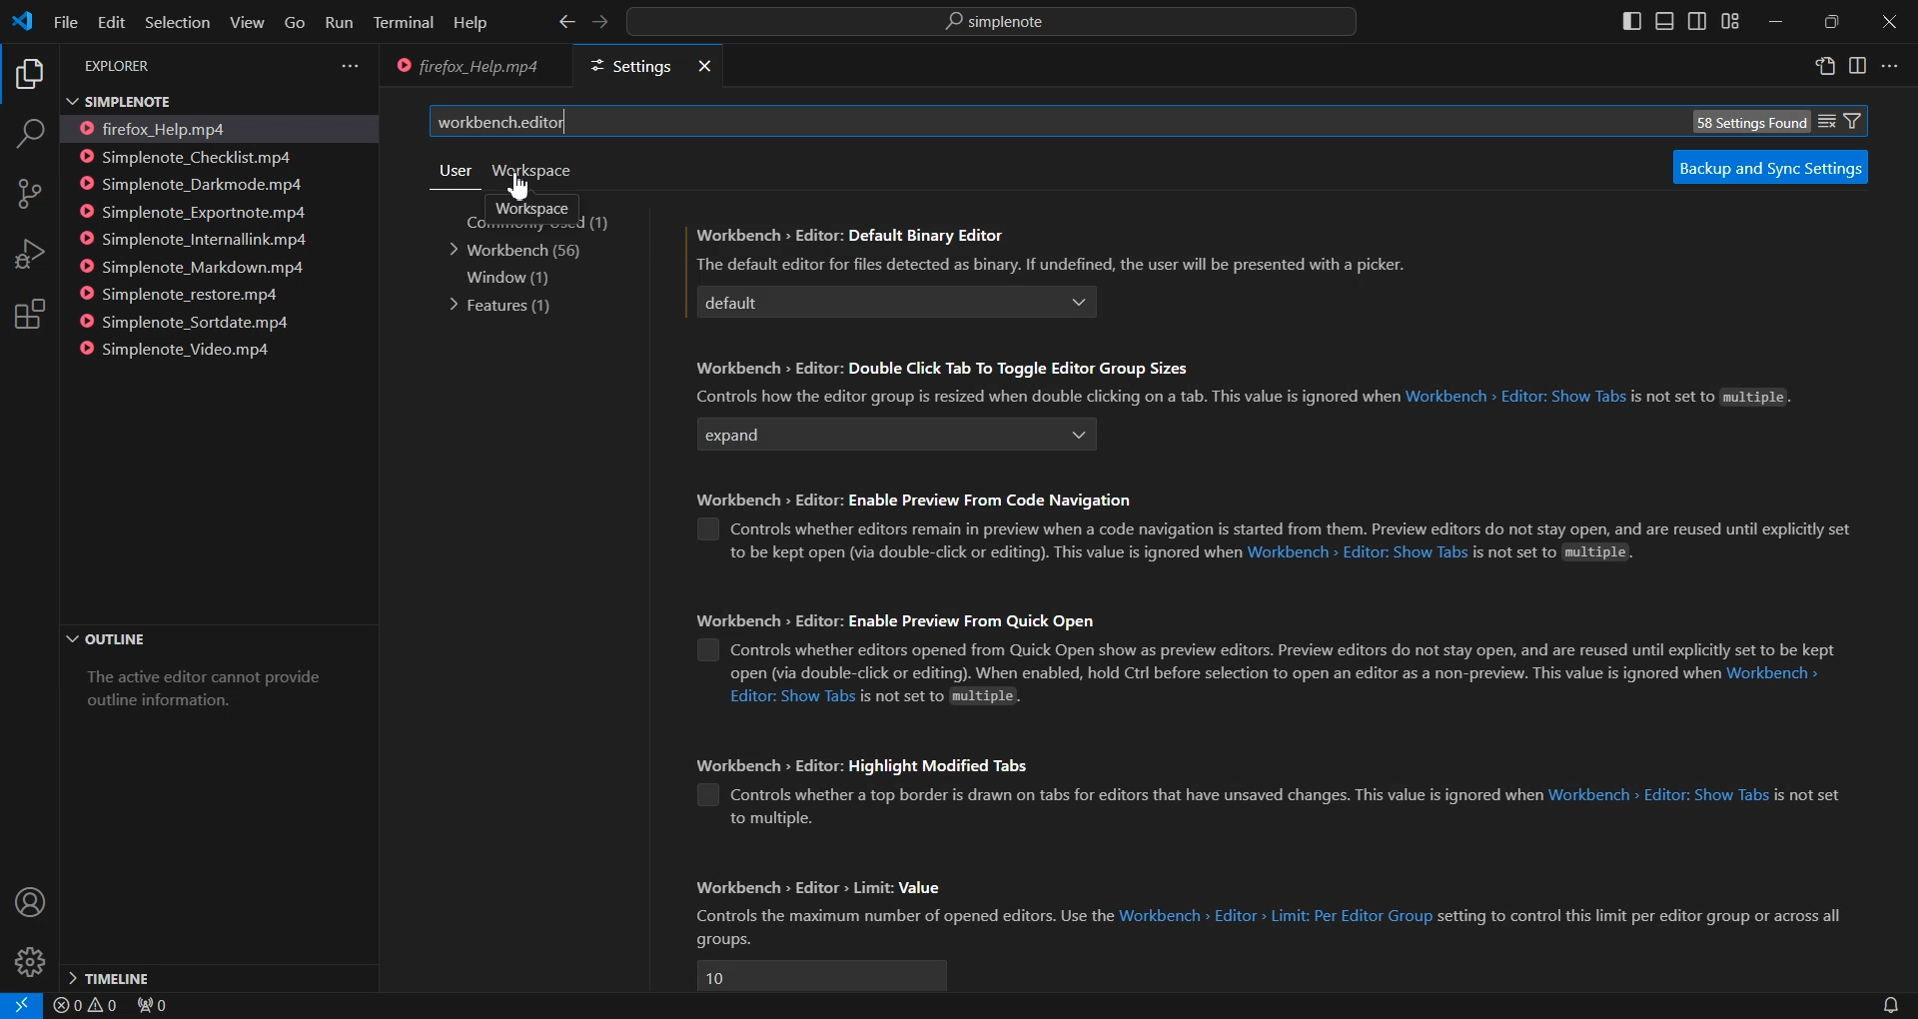  What do you see at coordinates (216, 640) in the screenshot?
I see `Outline` at bounding box center [216, 640].